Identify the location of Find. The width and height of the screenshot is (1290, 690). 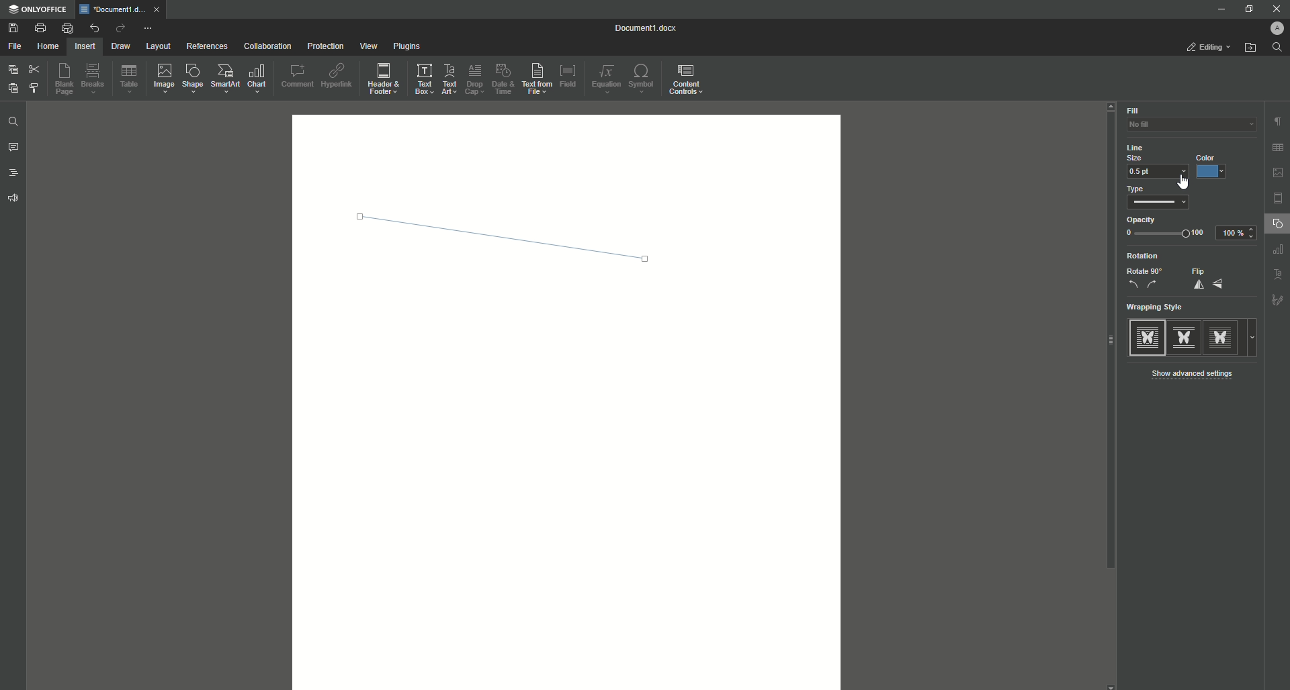
(1281, 47).